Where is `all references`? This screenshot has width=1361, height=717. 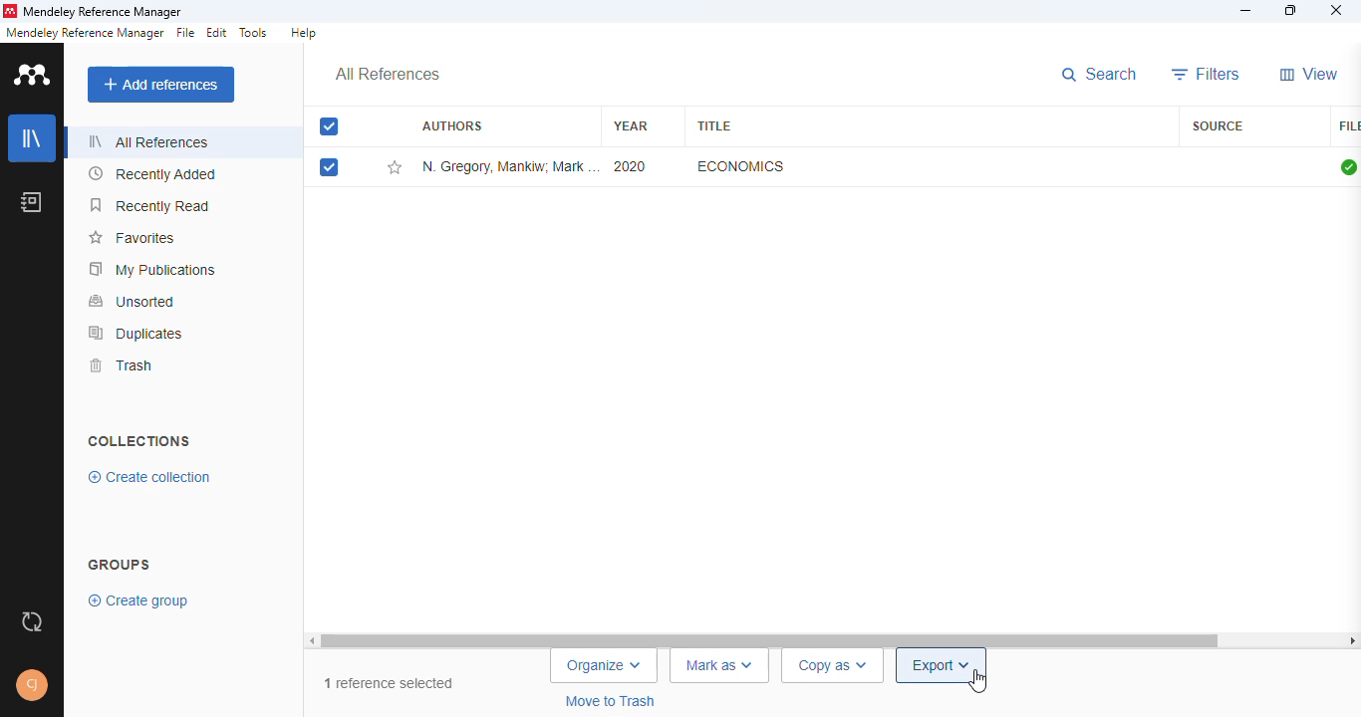 all references is located at coordinates (388, 74).